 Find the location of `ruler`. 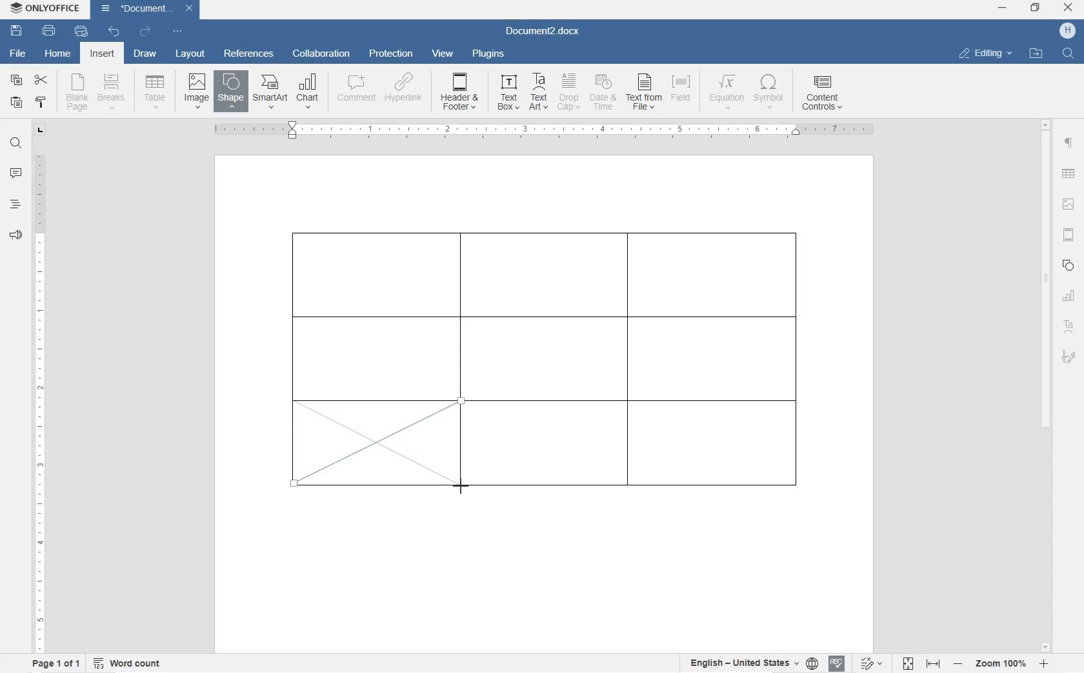

ruler is located at coordinates (549, 132).